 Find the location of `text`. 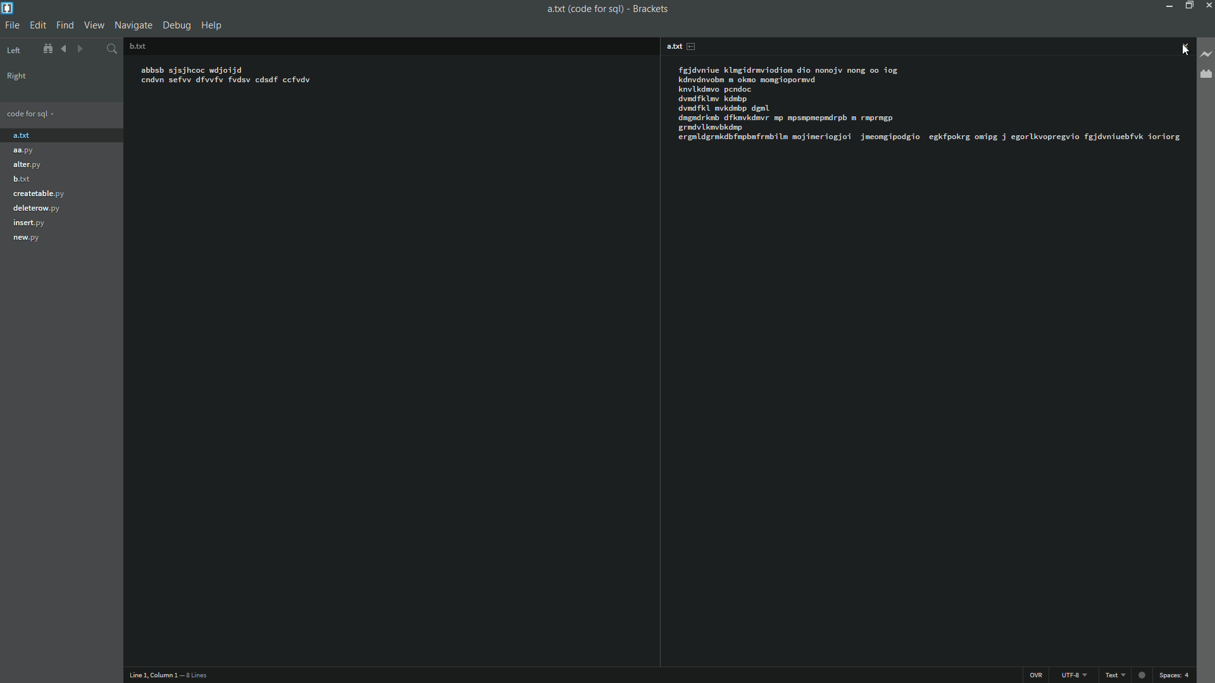

text is located at coordinates (1114, 675).